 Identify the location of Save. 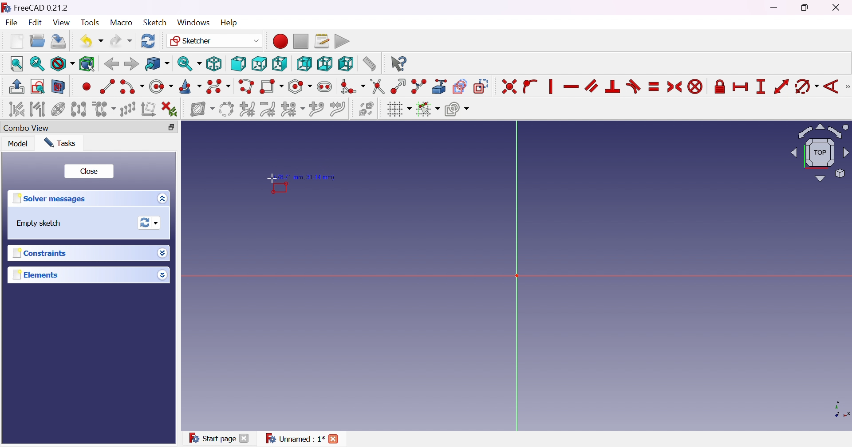
(58, 43).